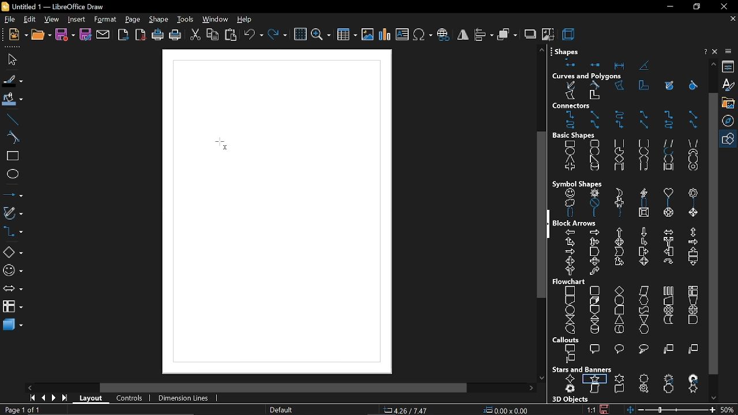 The height and width of the screenshot is (415, 738). Describe the element at coordinates (717, 51) in the screenshot. I see `close` at that location.